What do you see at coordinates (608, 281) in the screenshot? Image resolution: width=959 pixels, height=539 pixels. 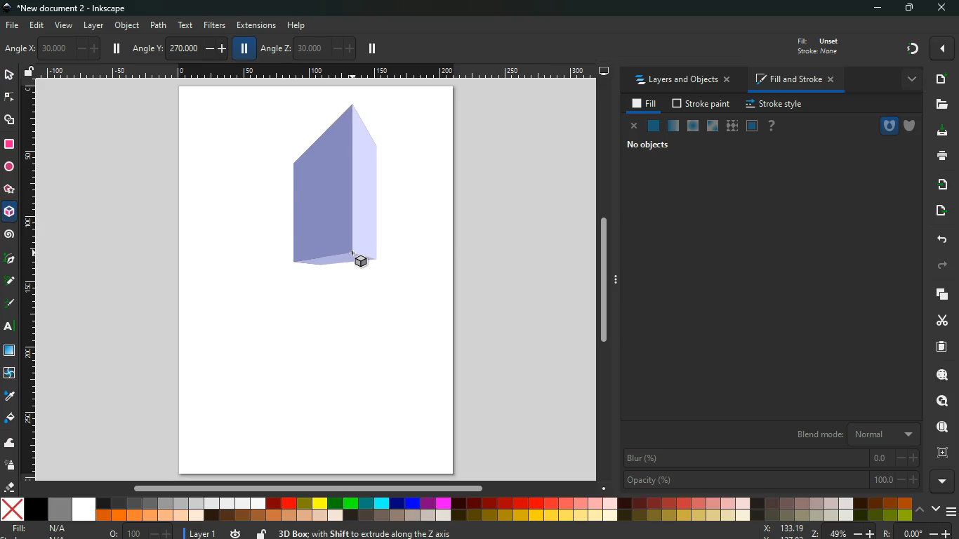 I see `Scroll bar` at bounding box center [608, 281].